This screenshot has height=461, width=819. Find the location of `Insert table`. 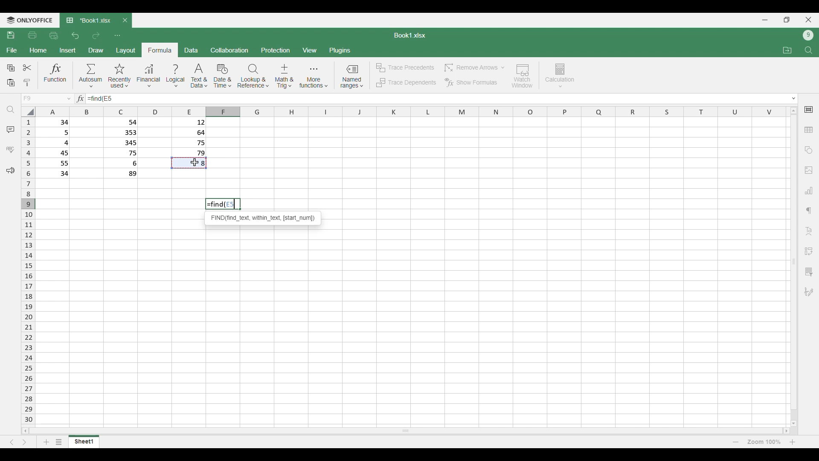

Insert table is located at coordinates (809, 130).